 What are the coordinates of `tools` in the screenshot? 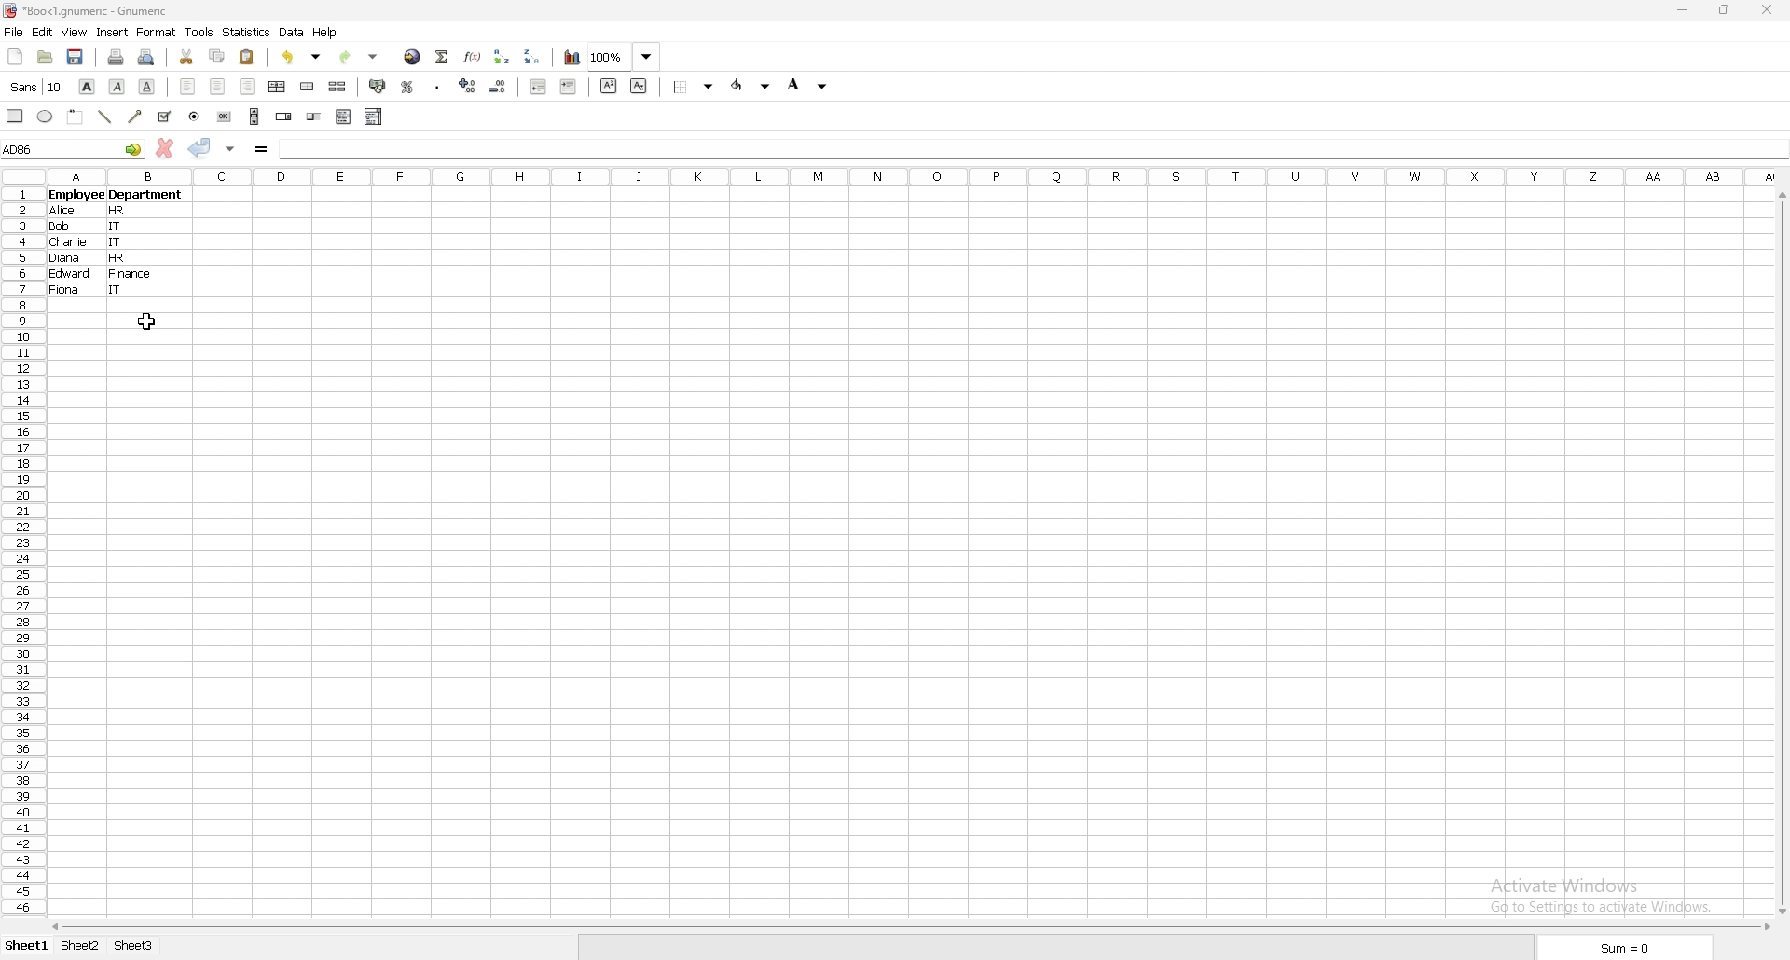 It's located at (200, 32).